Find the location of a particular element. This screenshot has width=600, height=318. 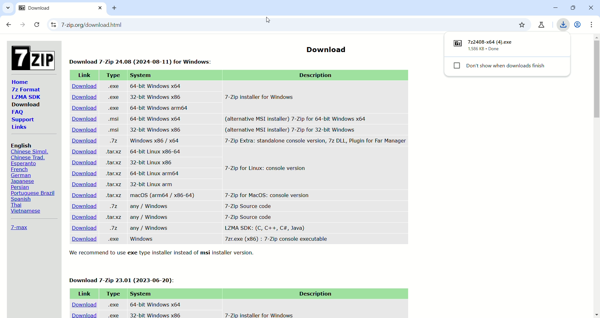

don't show download finish is located at coordinates (509, 67).